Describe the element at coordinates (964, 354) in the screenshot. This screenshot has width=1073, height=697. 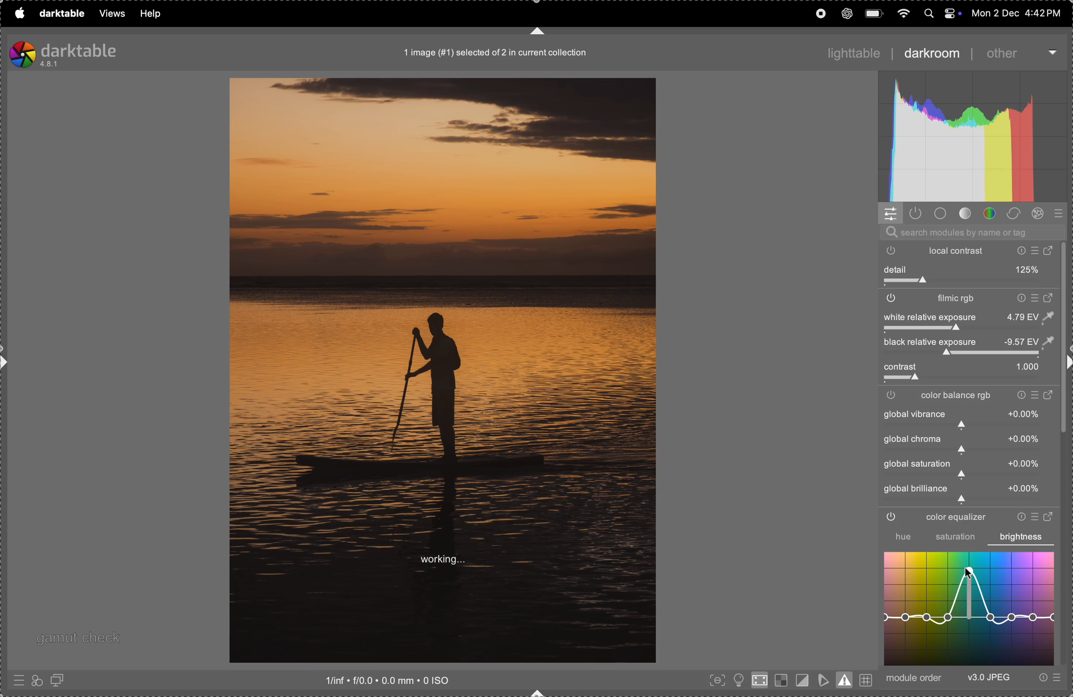
I see `togglebar` at that location.